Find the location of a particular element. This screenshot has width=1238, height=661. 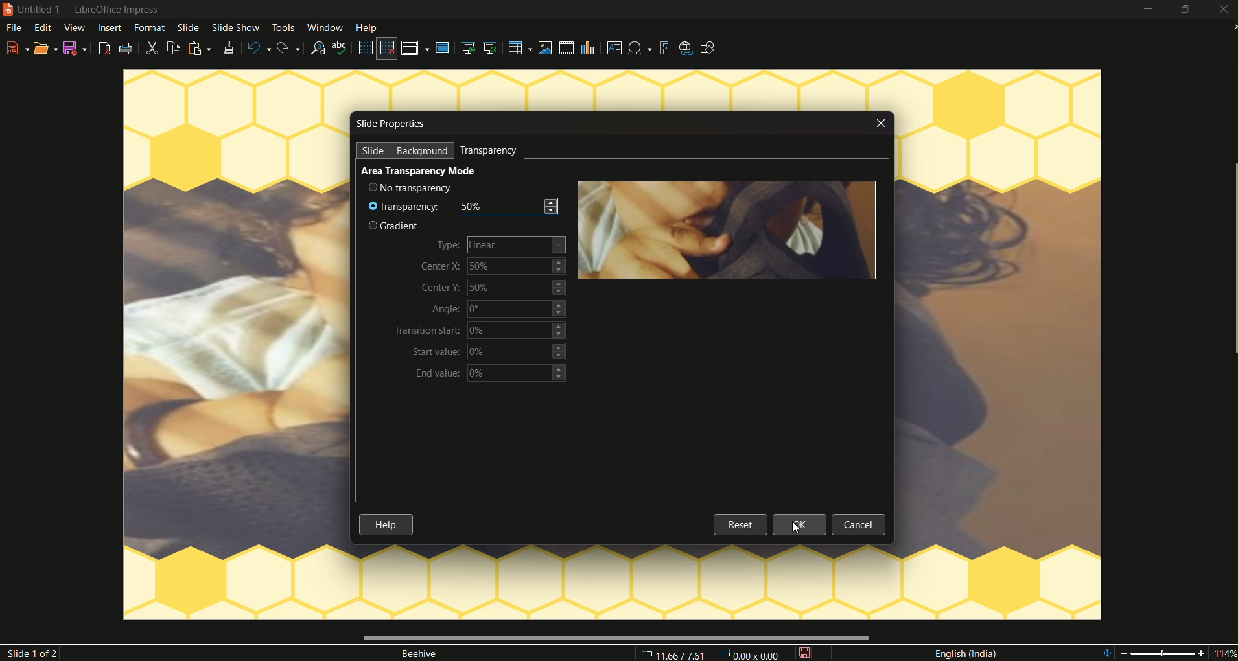

center Y is located at coordinates (443, 286).